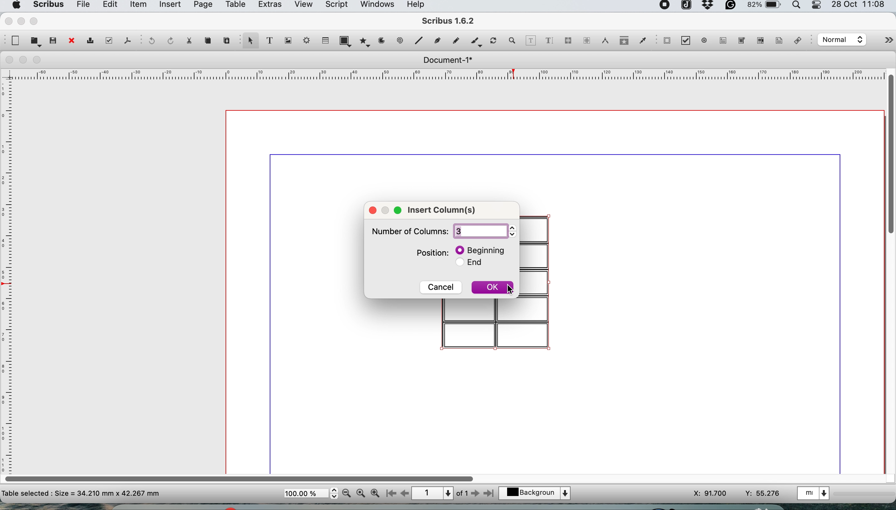 This screenshot has width=896, height=510. I want to click on redo, so click(169, 40).